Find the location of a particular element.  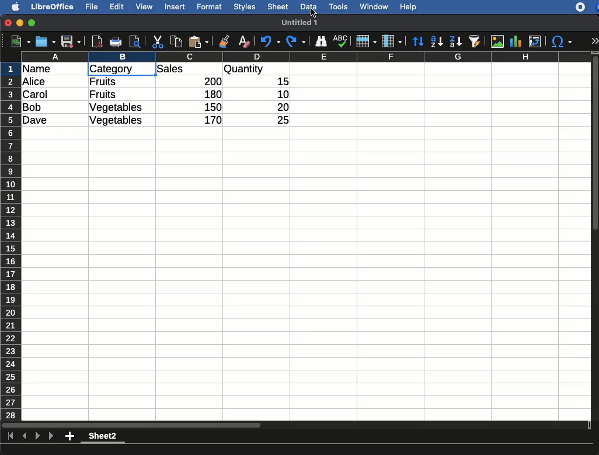

sheet 2 is located at coordinates (103, 437).